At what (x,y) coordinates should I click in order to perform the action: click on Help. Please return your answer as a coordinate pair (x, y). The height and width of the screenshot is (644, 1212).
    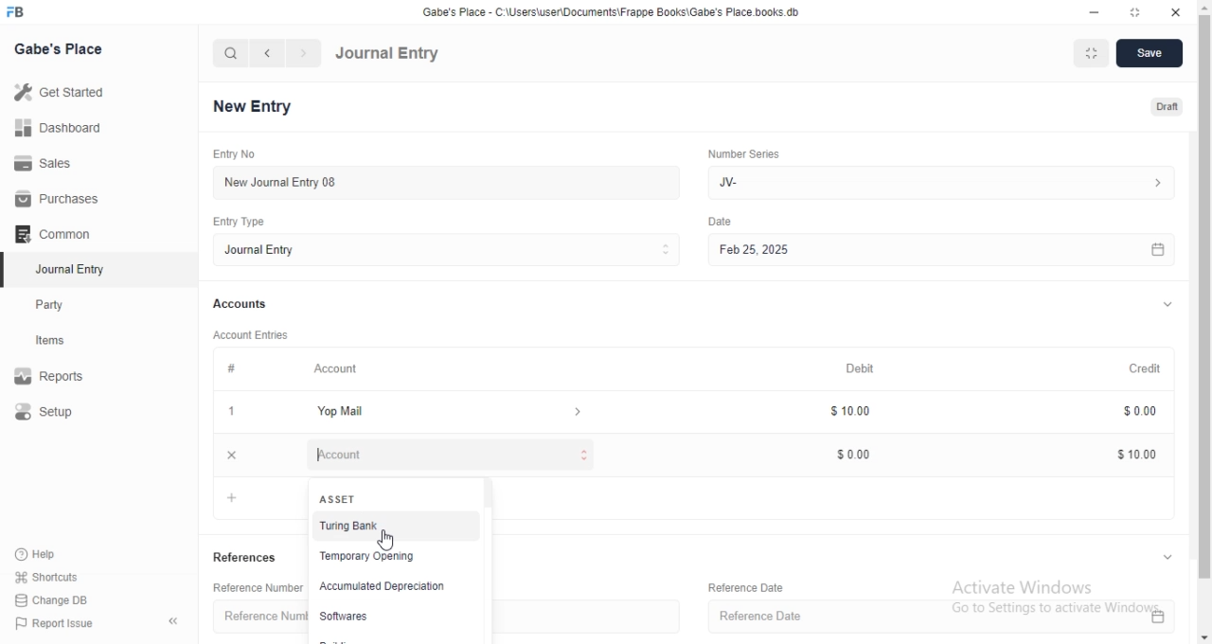
    Looking at the image, I should click on (60, 553).